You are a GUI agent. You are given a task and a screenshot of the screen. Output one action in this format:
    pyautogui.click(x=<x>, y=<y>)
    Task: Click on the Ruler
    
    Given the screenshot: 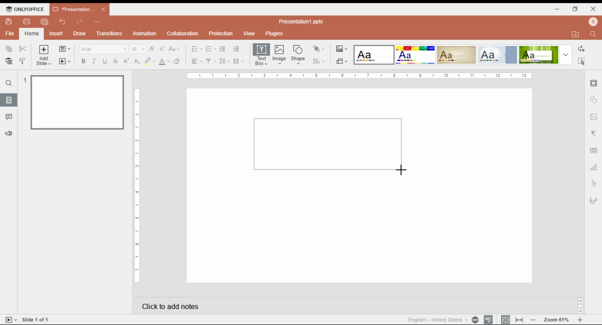 What is the action you would take?
    pyautogui.click(x=359, y=76)
    